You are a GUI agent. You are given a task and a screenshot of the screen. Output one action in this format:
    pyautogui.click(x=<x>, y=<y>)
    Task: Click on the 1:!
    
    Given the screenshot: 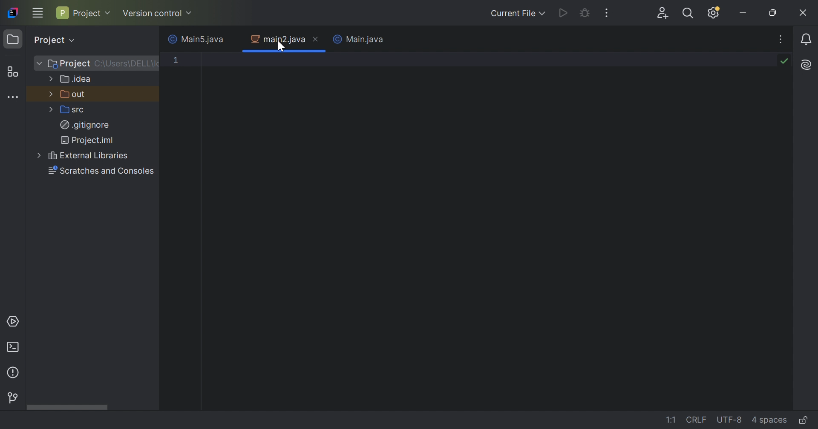 What is the action you would take?
    pyautogui.click(x=674, y=421)
    